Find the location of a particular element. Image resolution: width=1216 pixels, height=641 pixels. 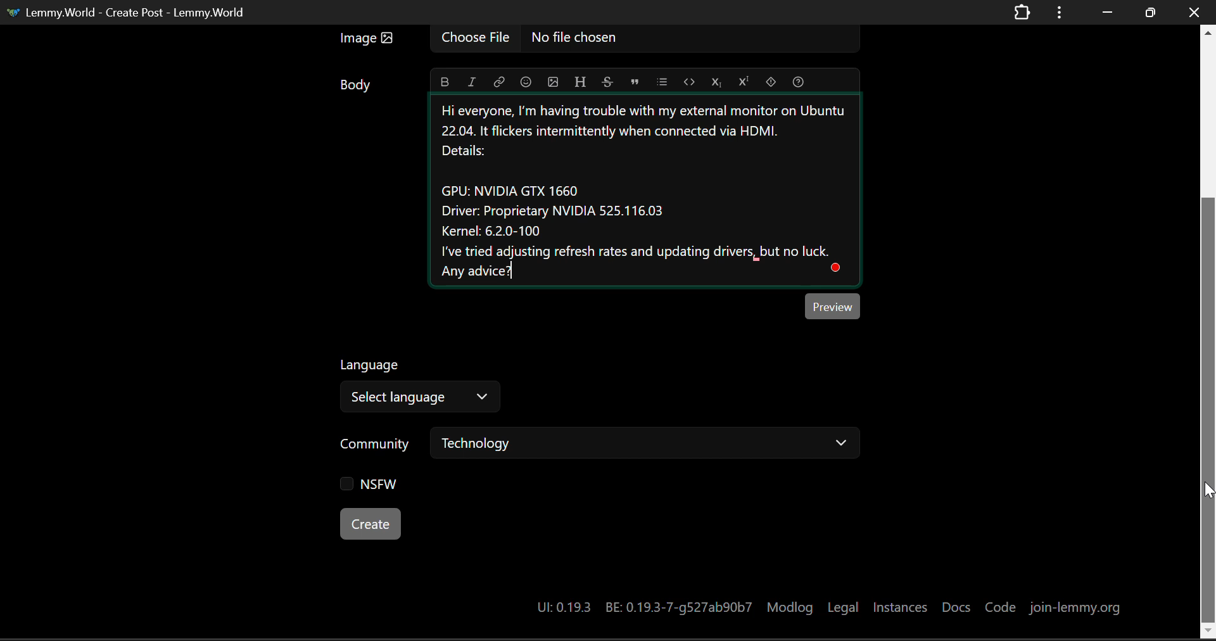

Select Post Language  is located at coordinates (417, 388).